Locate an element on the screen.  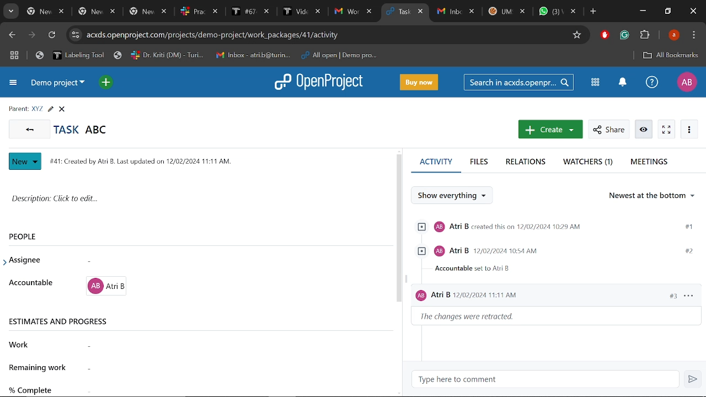
Current site address is located at coordinates (327, 35).